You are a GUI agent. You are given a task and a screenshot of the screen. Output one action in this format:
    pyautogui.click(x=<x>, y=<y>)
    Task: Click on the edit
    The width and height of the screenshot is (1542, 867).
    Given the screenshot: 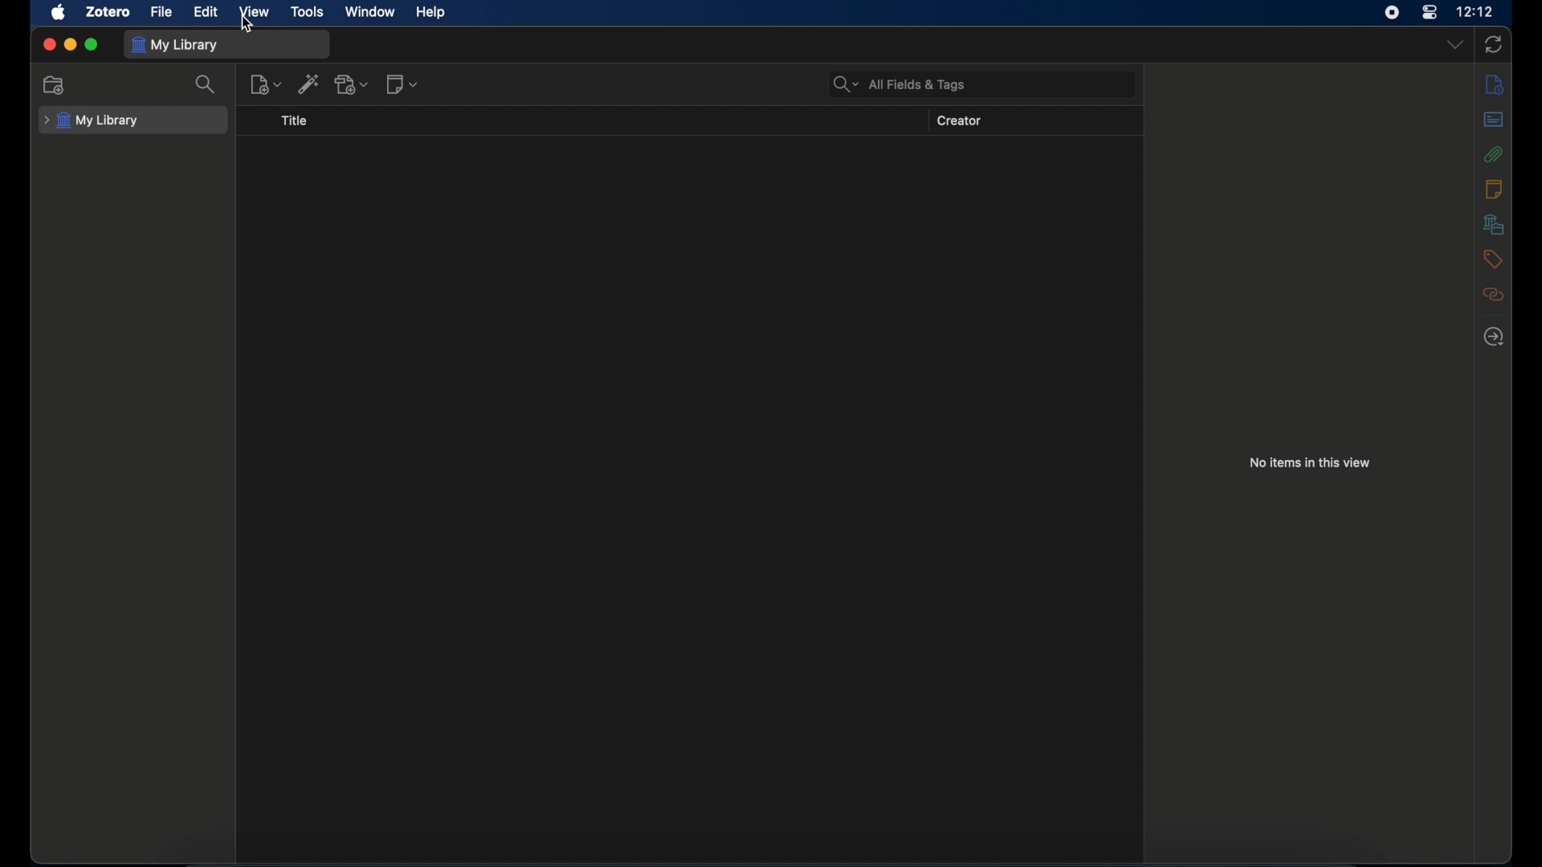 What is the action you would take?
    pyautogui.click(x=207, y=12)
    